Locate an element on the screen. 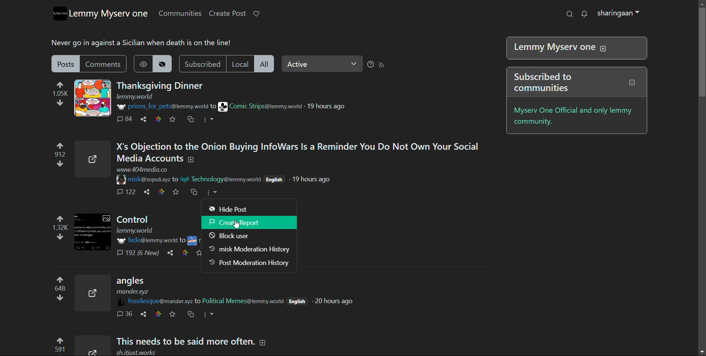 The height and width of the screenshot is (356, 706). notifications is located at coordinates (584, 14).